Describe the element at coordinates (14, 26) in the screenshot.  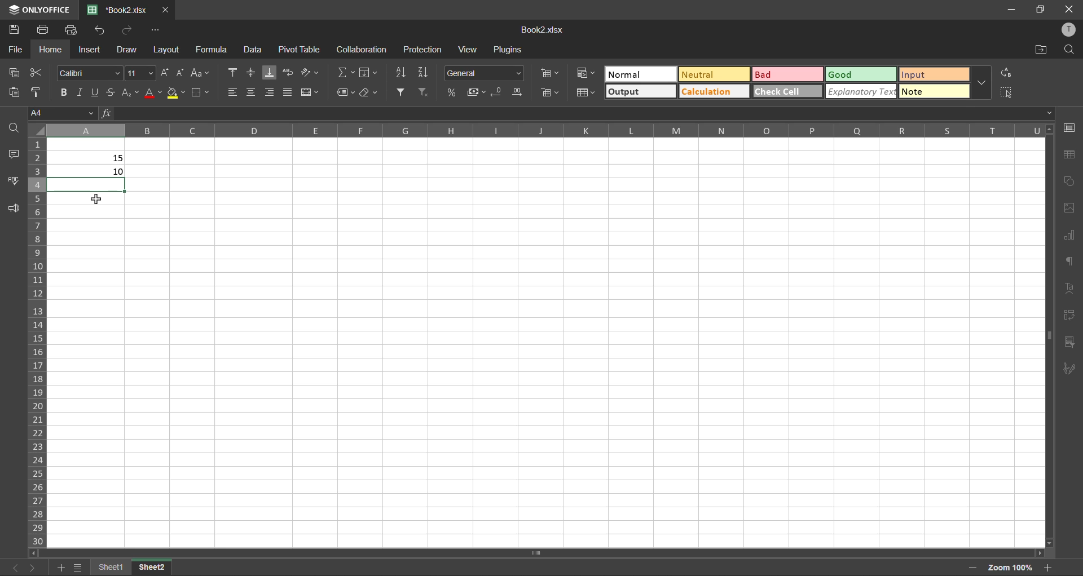
I see `save` at that location.